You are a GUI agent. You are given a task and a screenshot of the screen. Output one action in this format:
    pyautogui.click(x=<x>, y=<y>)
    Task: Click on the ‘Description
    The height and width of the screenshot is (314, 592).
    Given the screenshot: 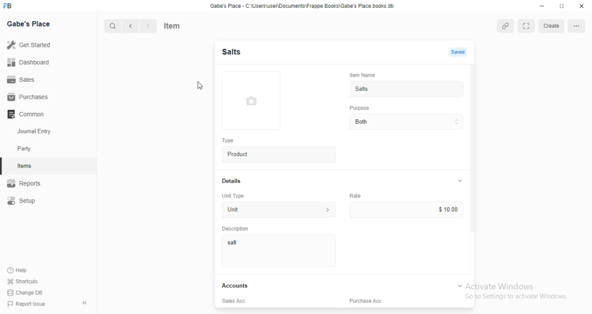 What is the action you would take?
    pyautogui.click(x=237, y=229)
    